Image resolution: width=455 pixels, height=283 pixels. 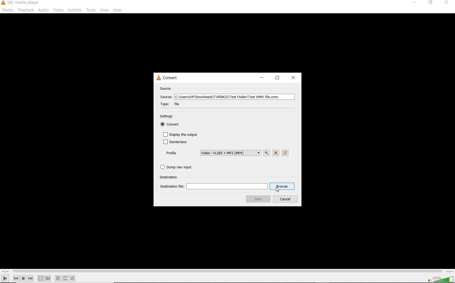 I want to click on display the output, so click(x=180, y=134).